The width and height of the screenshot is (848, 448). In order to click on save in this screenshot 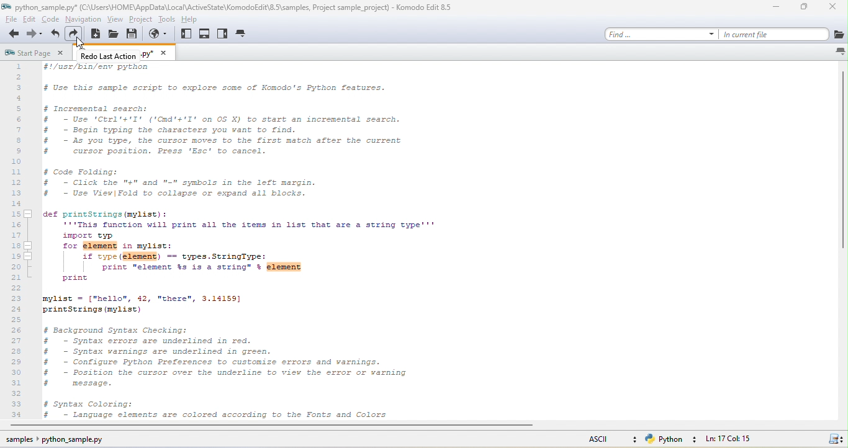, I will do `click(135, 36)`.